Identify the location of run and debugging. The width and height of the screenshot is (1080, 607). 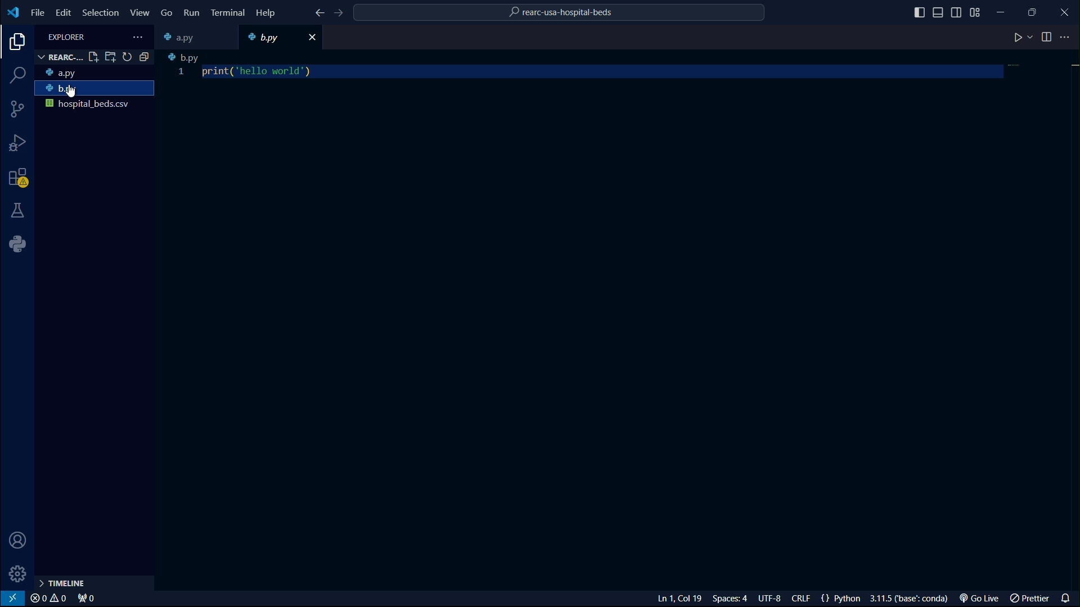
(19, 144).